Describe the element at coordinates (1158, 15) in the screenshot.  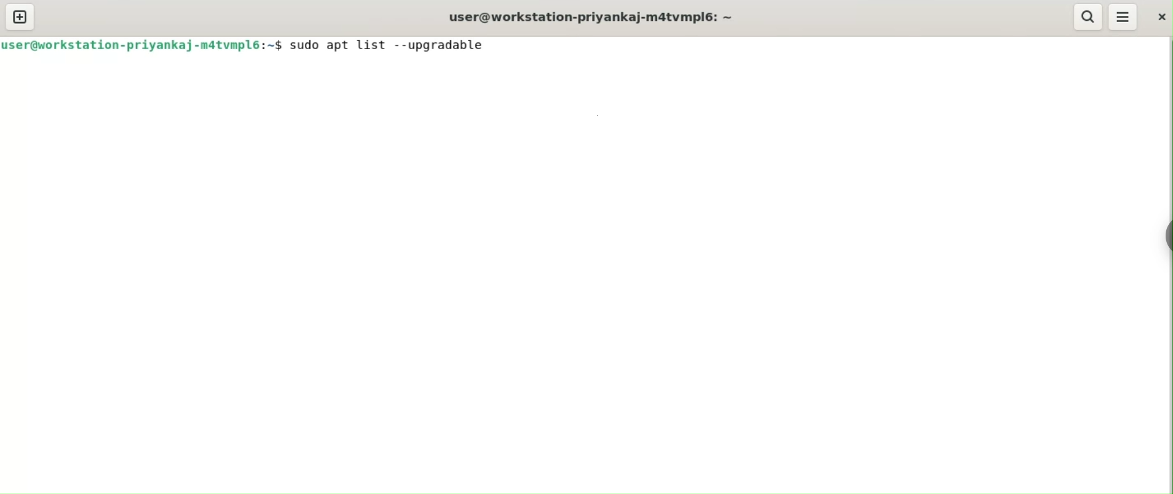
I see `close` at that location.